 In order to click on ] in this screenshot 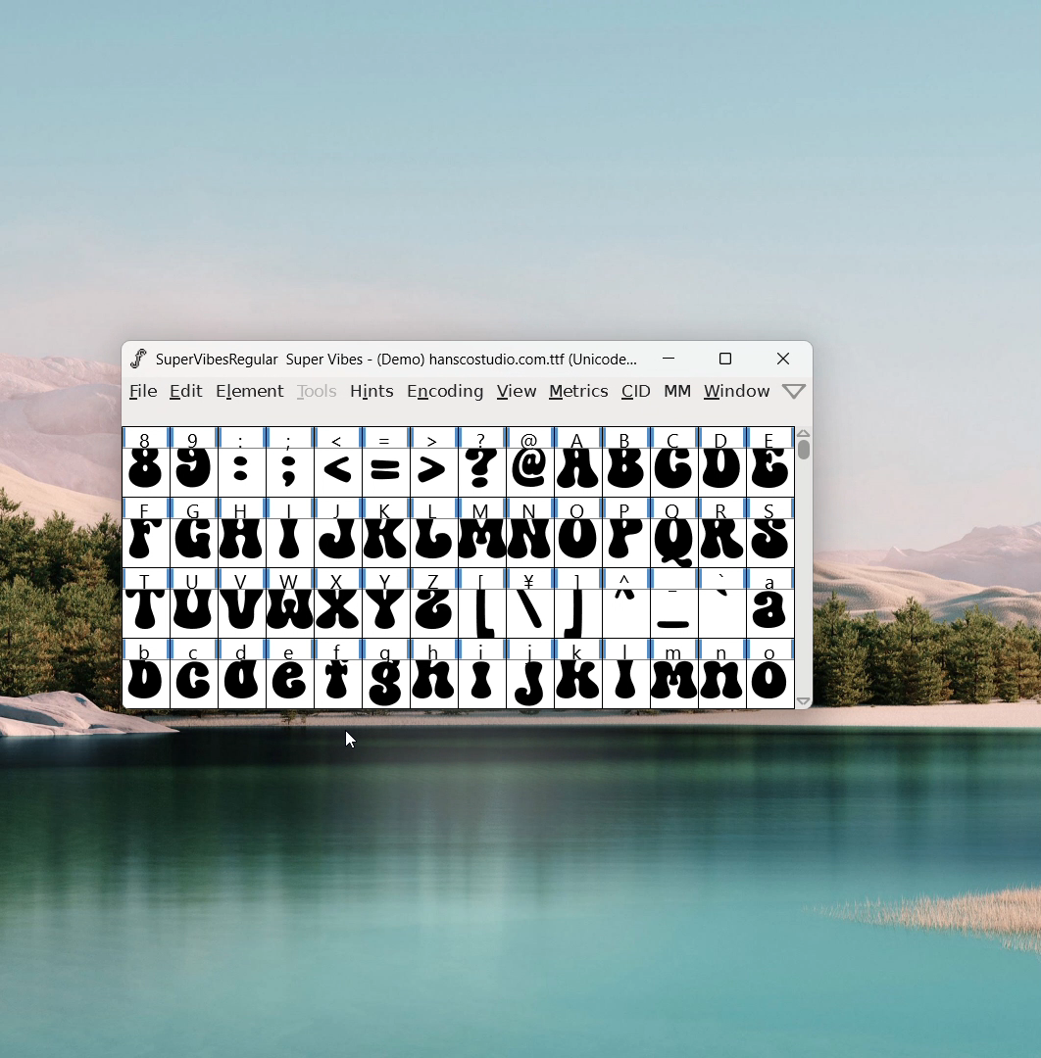, I will do `click(578, 602)`.